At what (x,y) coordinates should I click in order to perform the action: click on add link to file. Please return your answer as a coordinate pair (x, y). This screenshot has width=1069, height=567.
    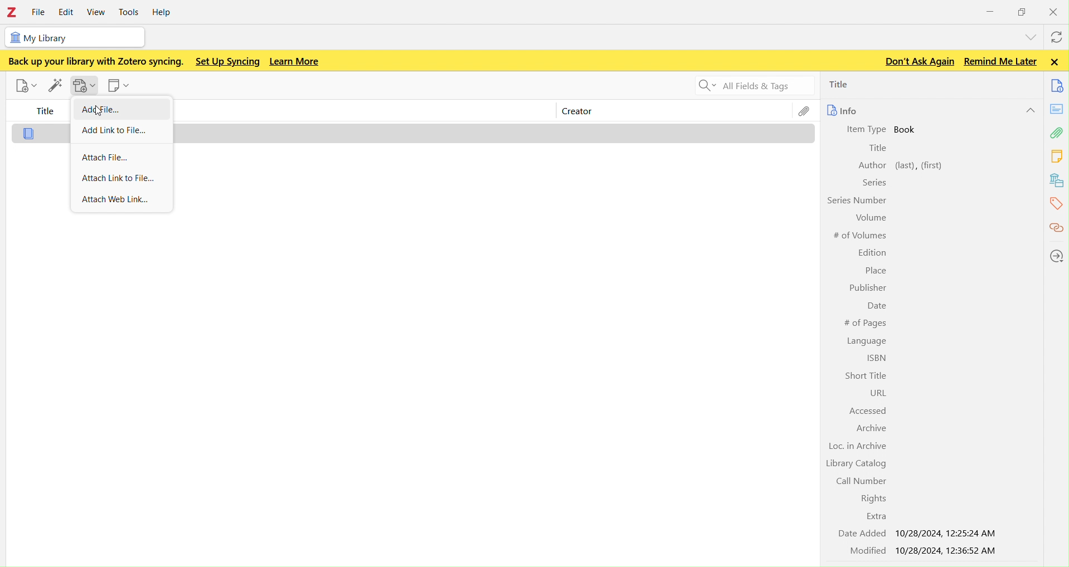
    Looking at the image, I should click on (123, 129).